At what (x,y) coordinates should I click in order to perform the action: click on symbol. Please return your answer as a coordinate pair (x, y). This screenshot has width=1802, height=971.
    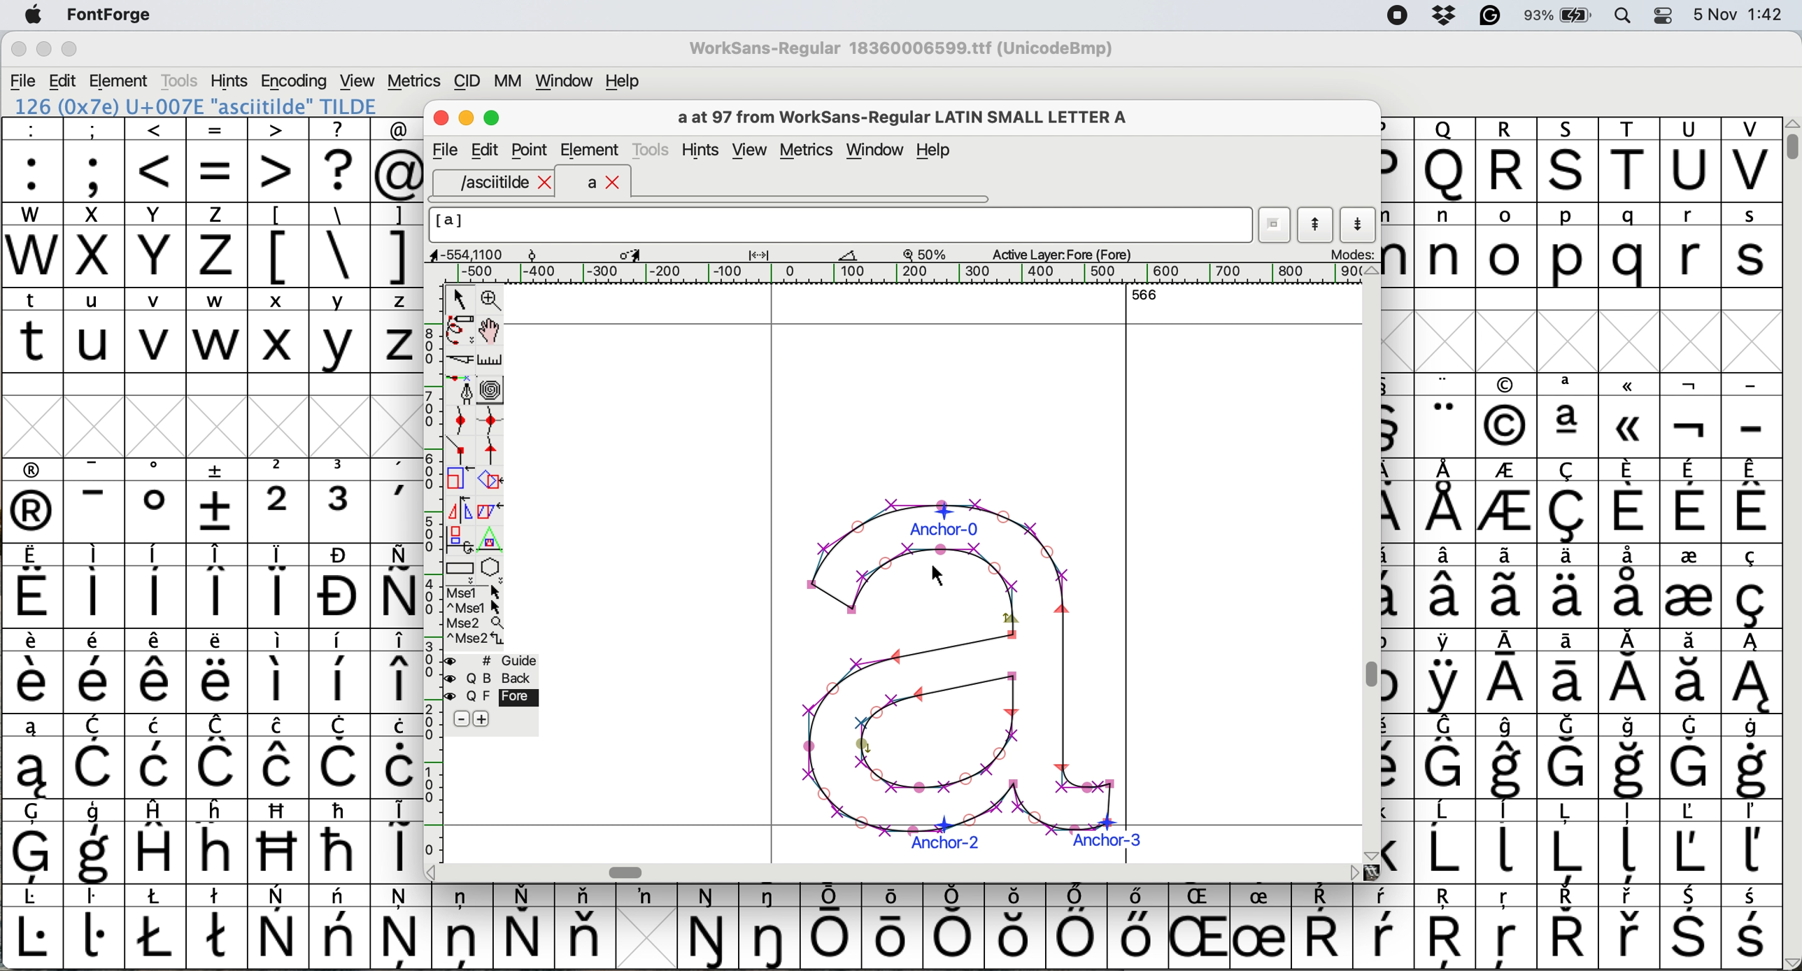
    Looking at the image, I should click on (156, 500).